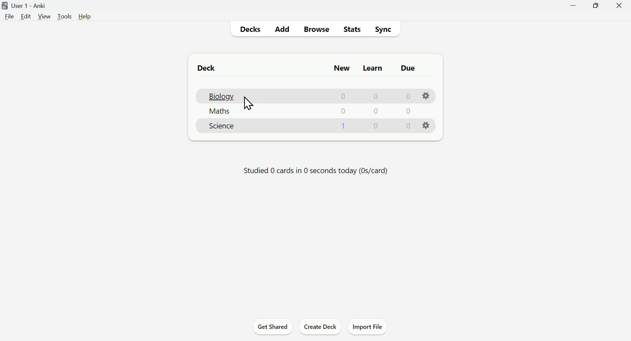  I want to click on New, so click(341, 68).